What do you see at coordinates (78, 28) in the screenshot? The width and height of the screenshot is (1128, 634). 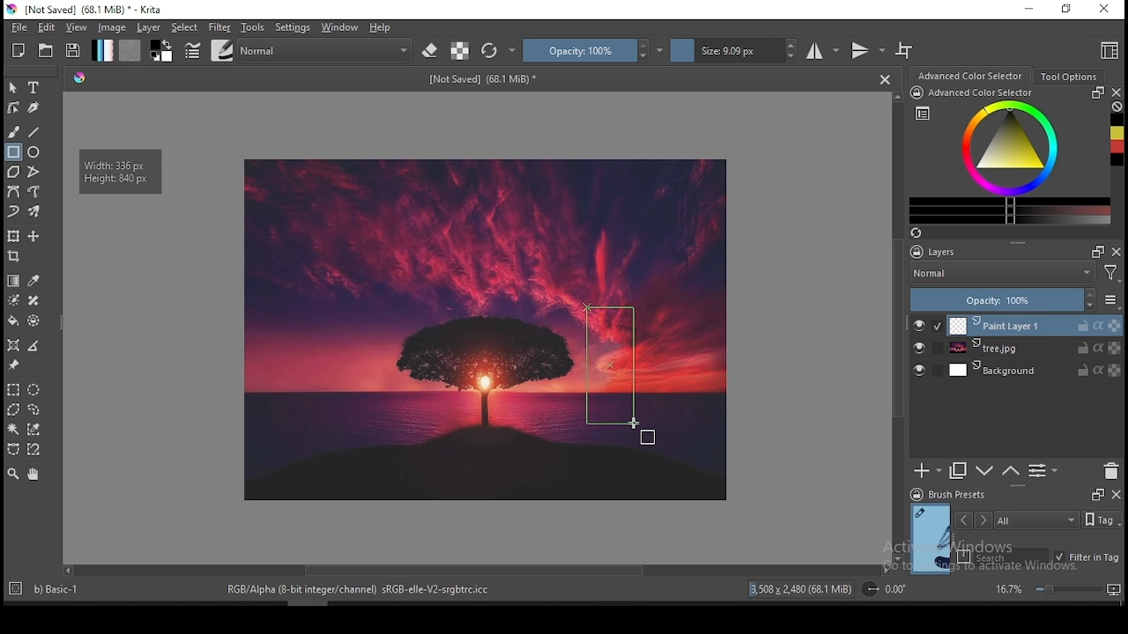 I see `view` at bounding box center [78, 28].